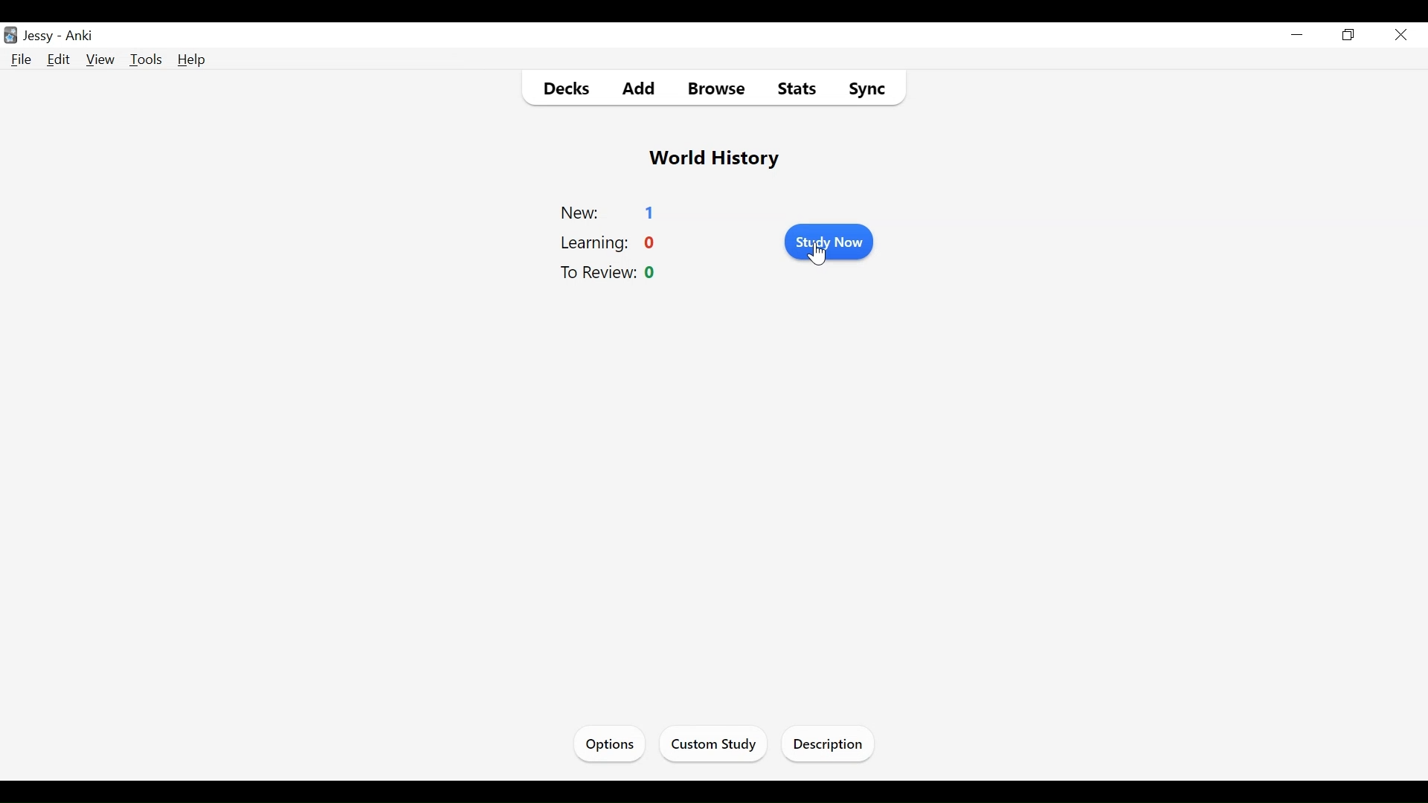  What do you see at coordinates (1298, 35) in the screenshot?
I see `minimize` at bounding box center [1298, 35].